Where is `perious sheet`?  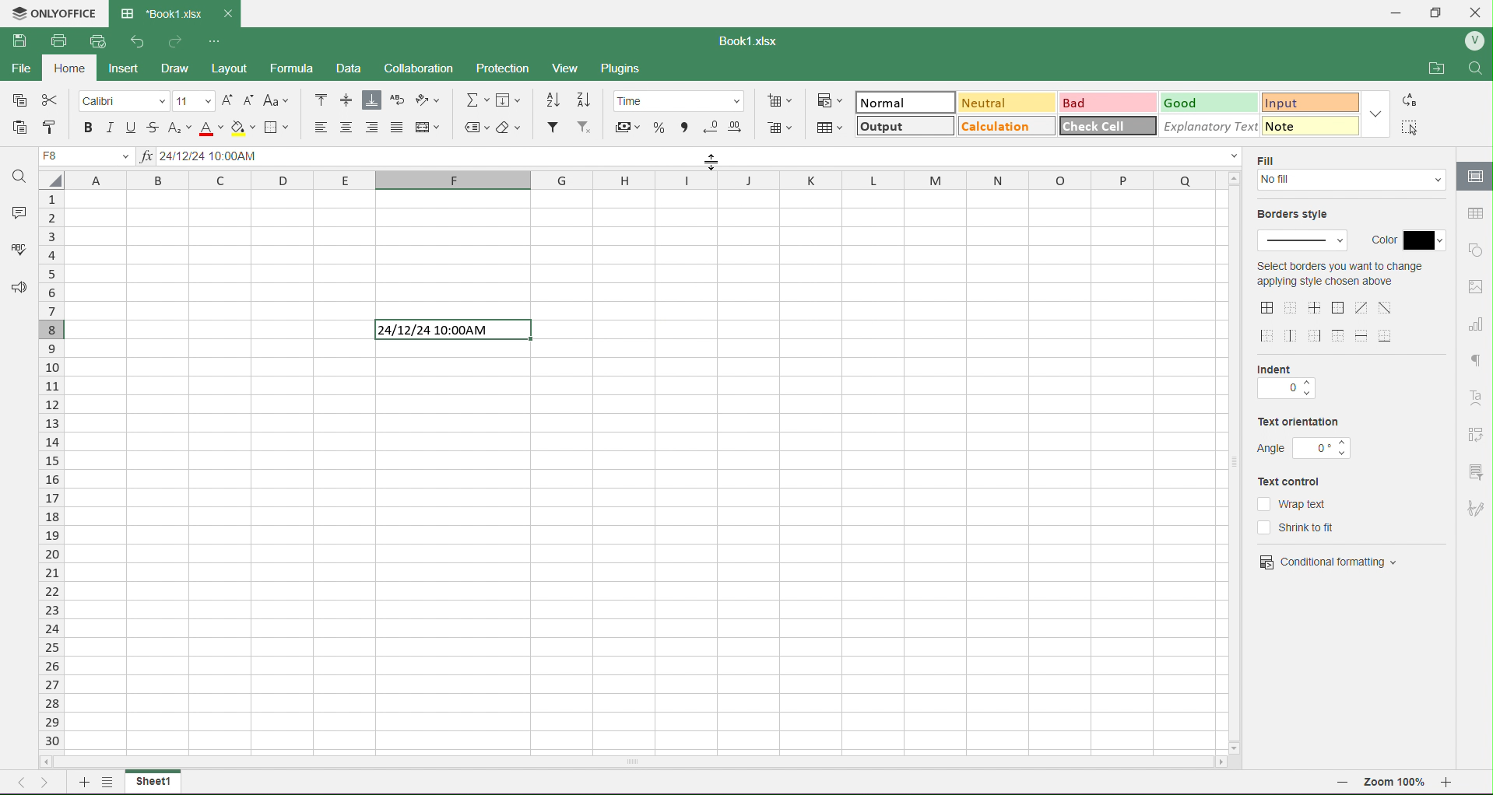 perious sheet is located at coordinates (26, 781).